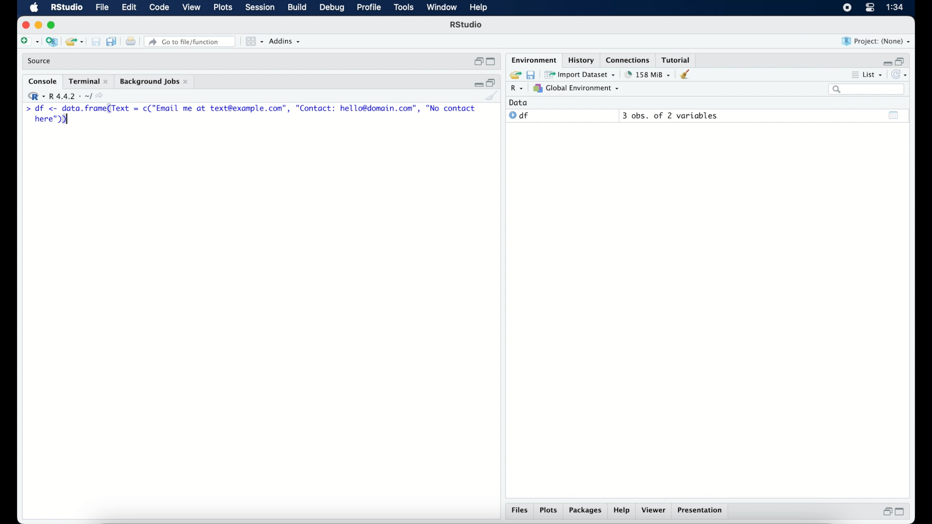  Describe the element at coordinates (649, 74) in the screenshot. I see `158 MB` at that location.